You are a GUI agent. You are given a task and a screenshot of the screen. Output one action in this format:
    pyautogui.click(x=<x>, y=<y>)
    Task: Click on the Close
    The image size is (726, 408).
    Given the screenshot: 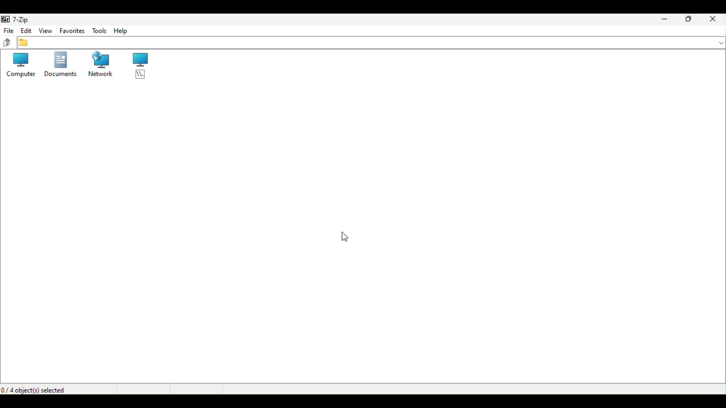 What is the action you would take?
    pyautogui.click(x=714, y=19)
    